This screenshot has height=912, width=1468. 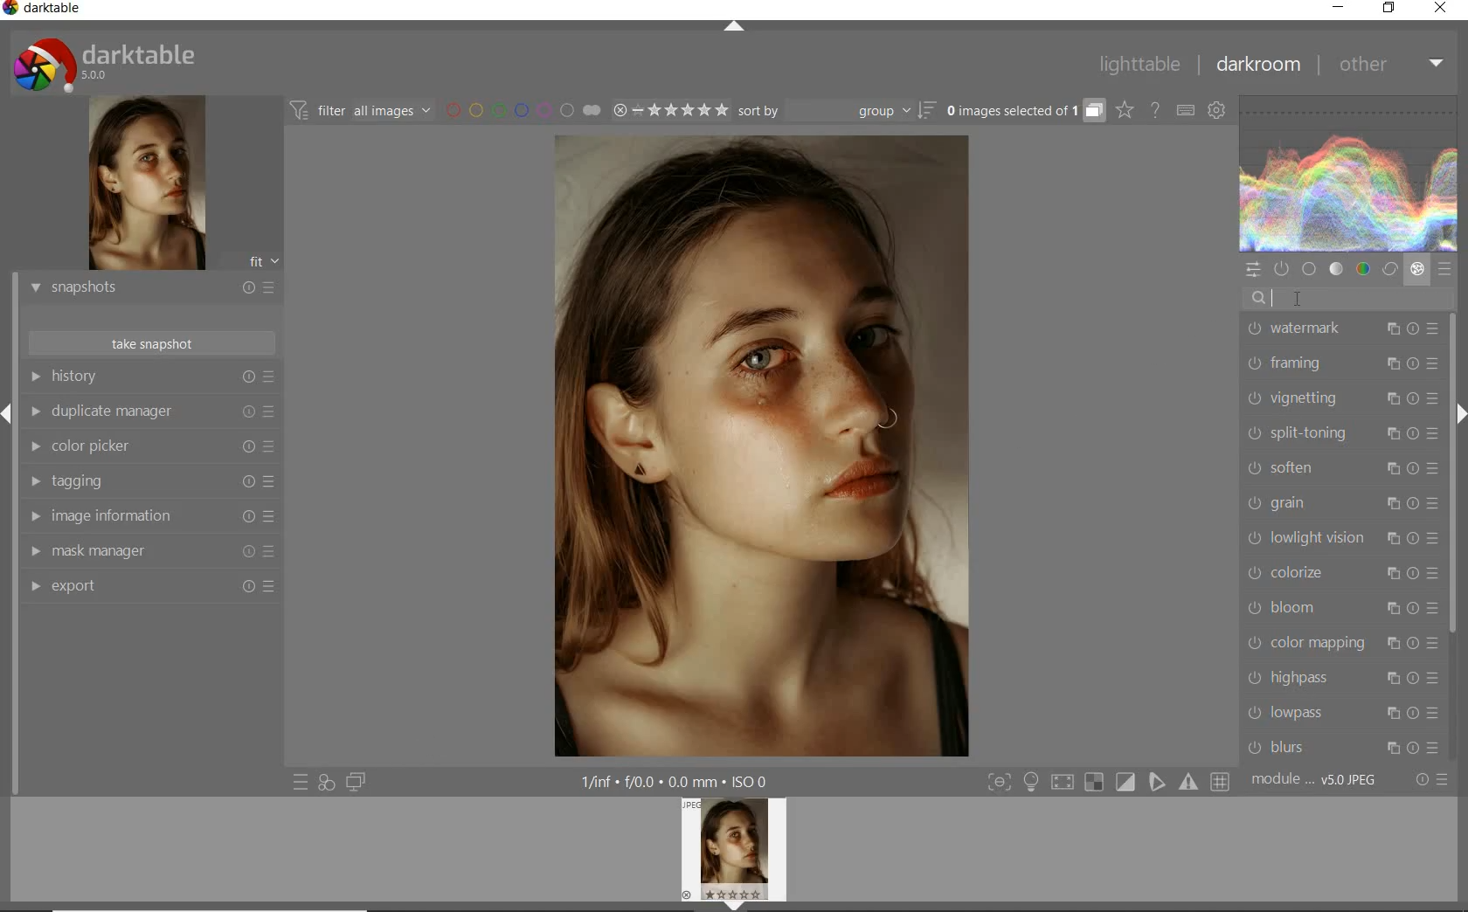 I want to click on lowpass, so click(x=1342, y=713).